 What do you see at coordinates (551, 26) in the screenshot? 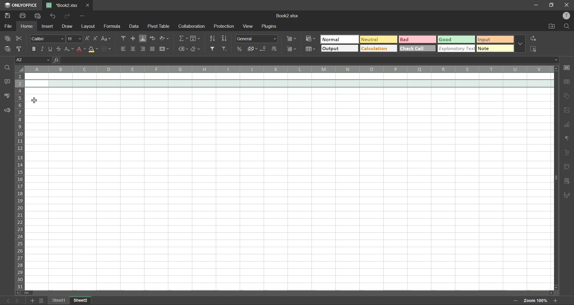
I see `open location` at bounding box center [551, 26].